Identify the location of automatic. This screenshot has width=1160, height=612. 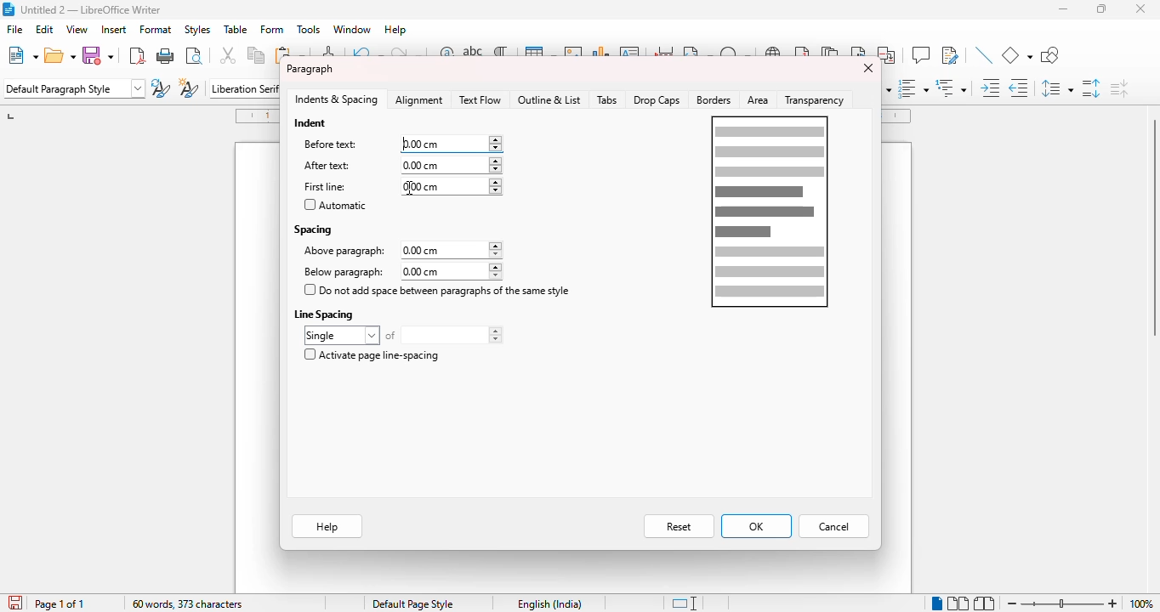
(335, 205).